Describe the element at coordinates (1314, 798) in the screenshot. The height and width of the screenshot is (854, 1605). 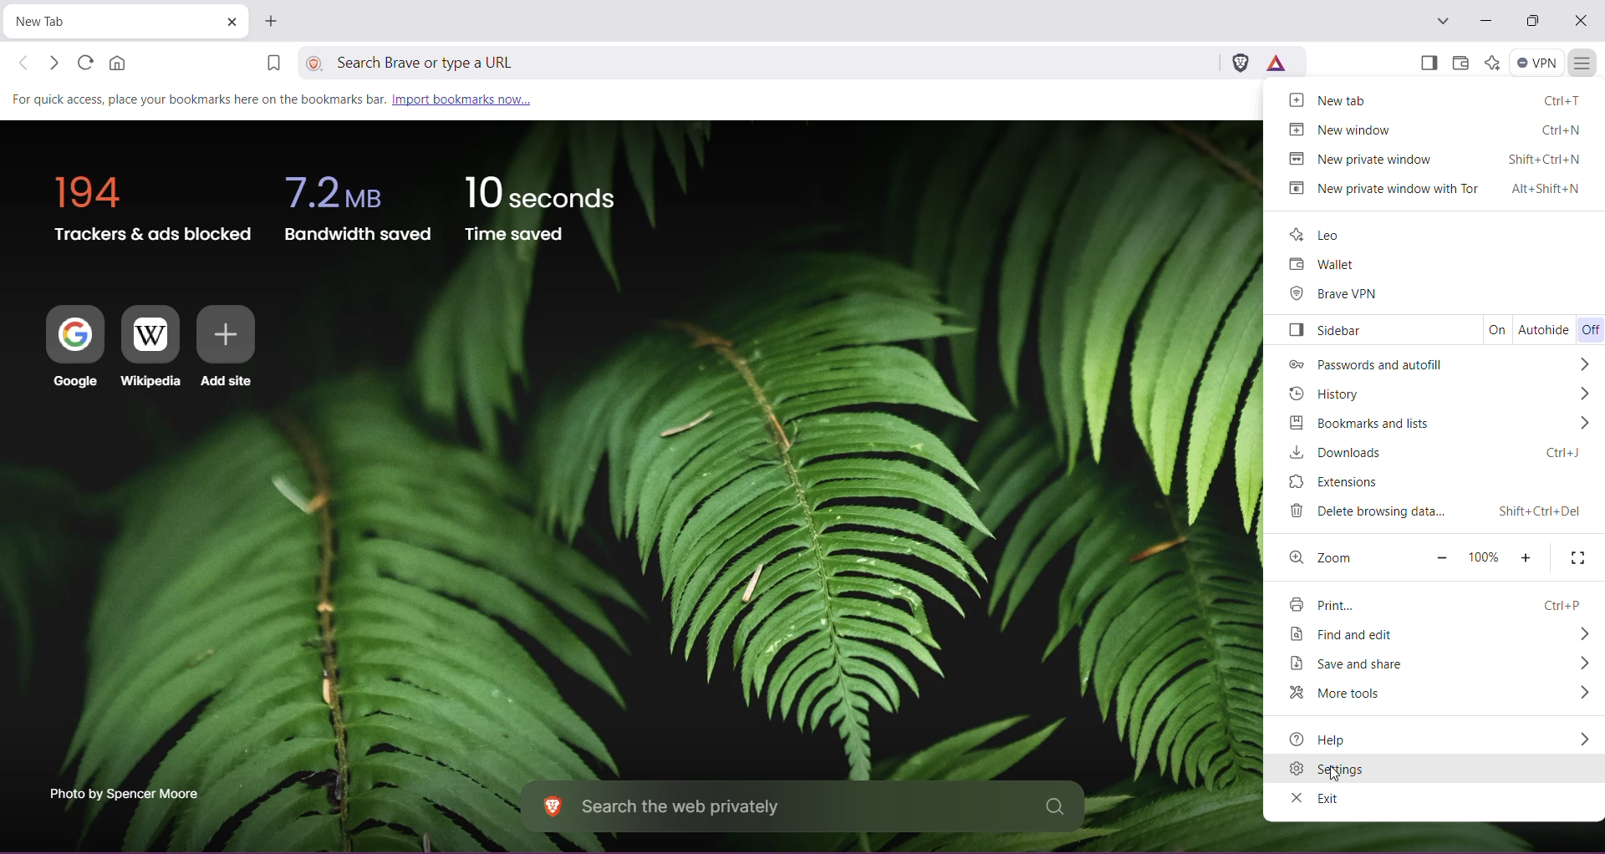
I see `Exit` at that location.